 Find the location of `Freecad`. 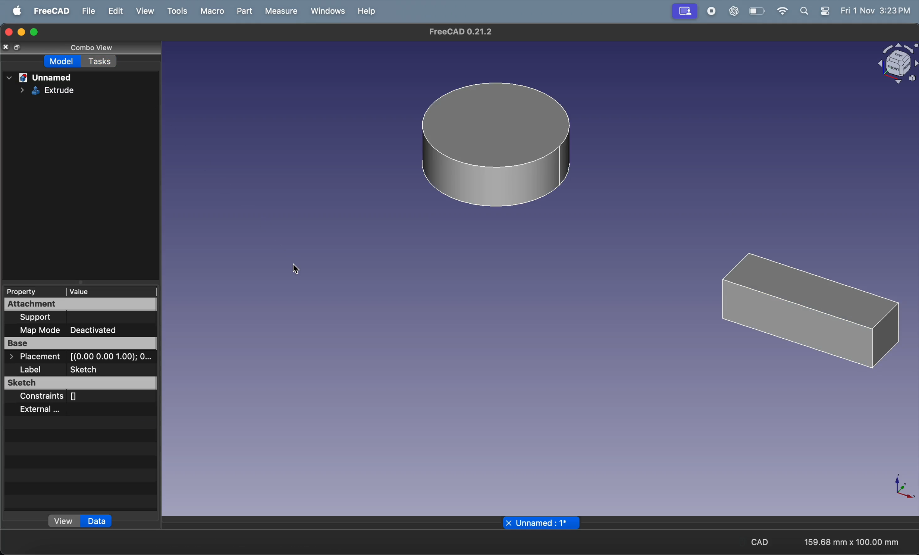

Freecad is located at coordinates (50, 10).